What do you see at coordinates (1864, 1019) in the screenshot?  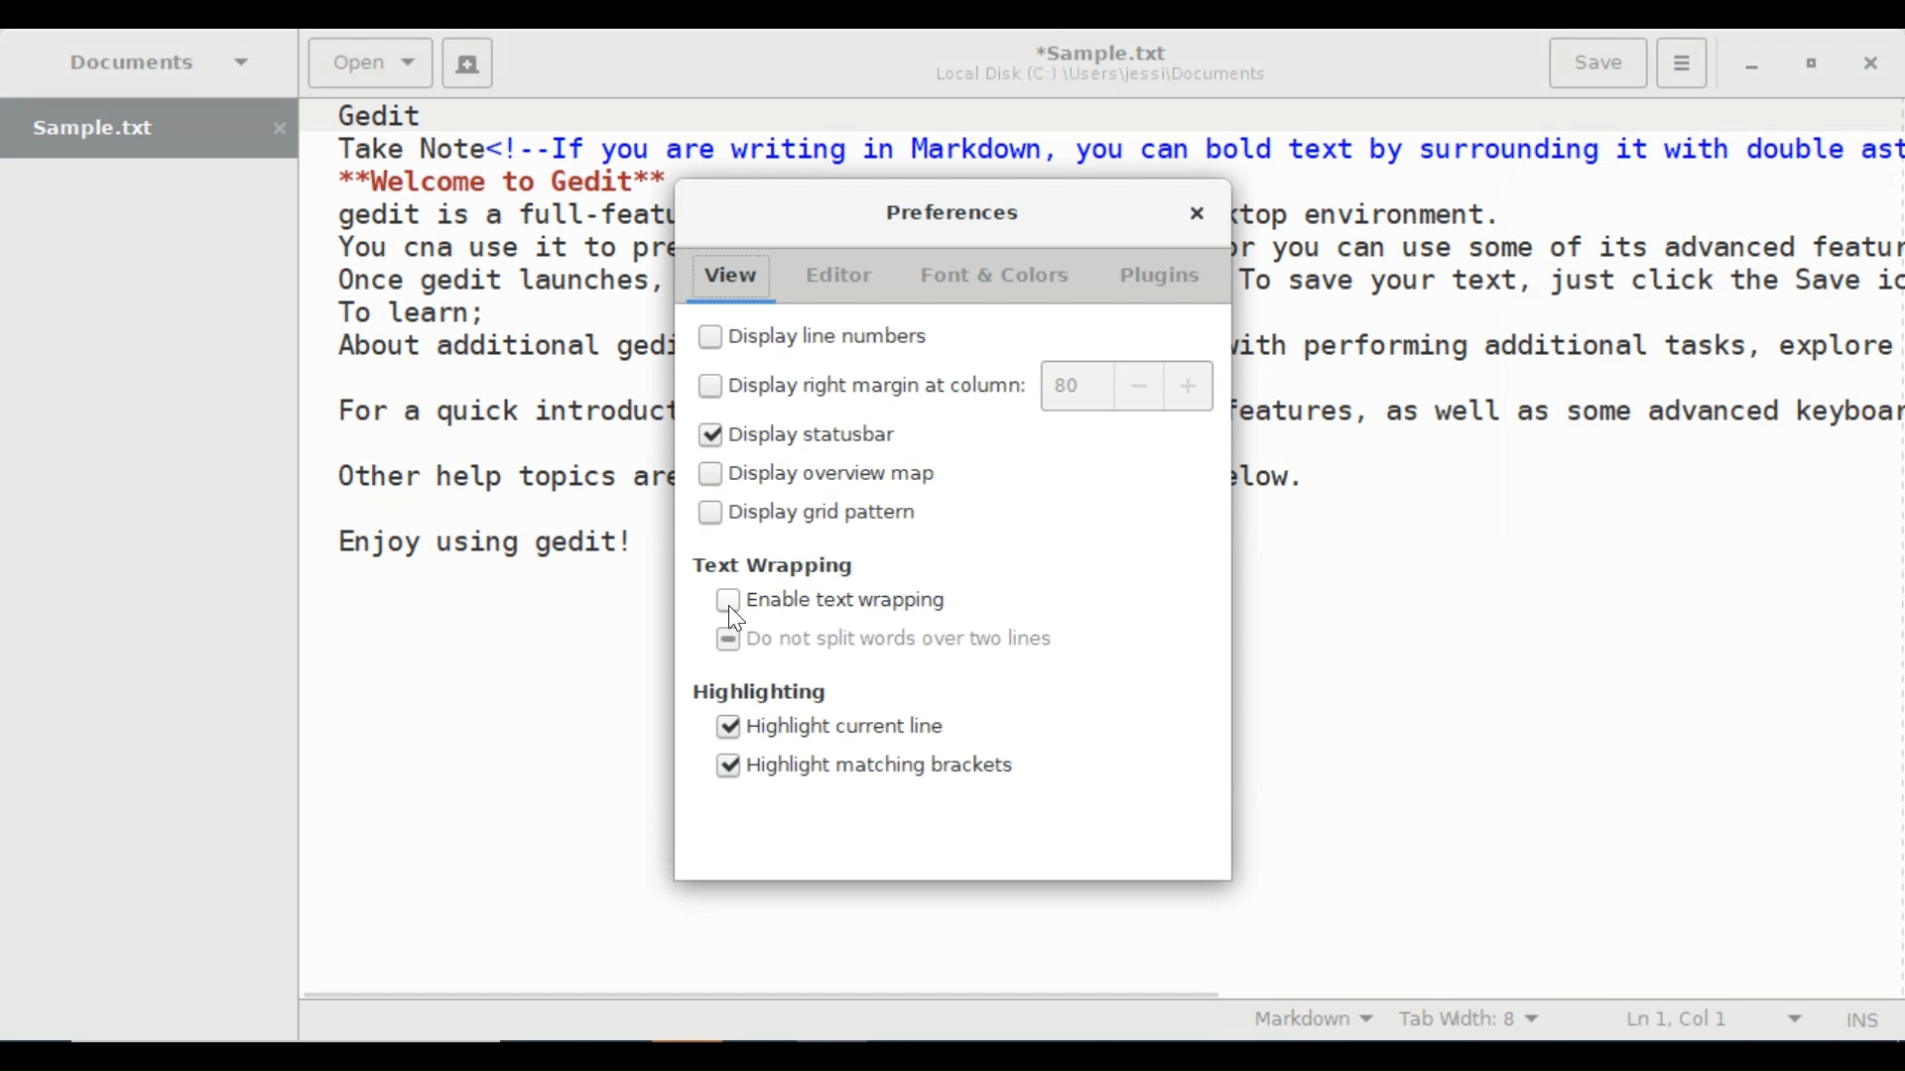 I see `Insert Moode` at bounding box center [1864, 1019].